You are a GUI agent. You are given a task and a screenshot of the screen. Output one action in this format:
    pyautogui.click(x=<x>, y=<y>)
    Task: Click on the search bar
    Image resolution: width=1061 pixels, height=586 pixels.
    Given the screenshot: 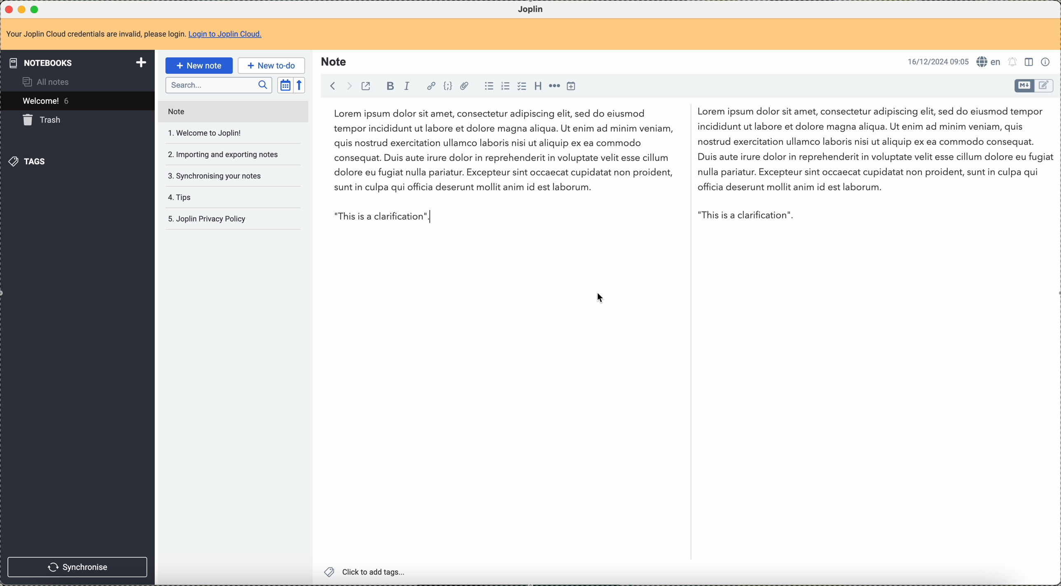 What is the action you would take?
    pyautogui.click(x=218, y=85)
    